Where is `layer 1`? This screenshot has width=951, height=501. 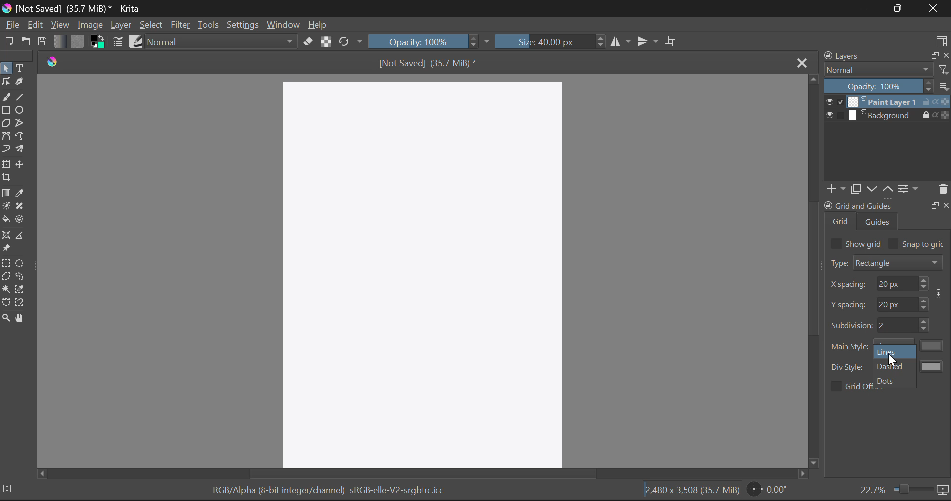 layer 1 is located at coordinates (883, 101).